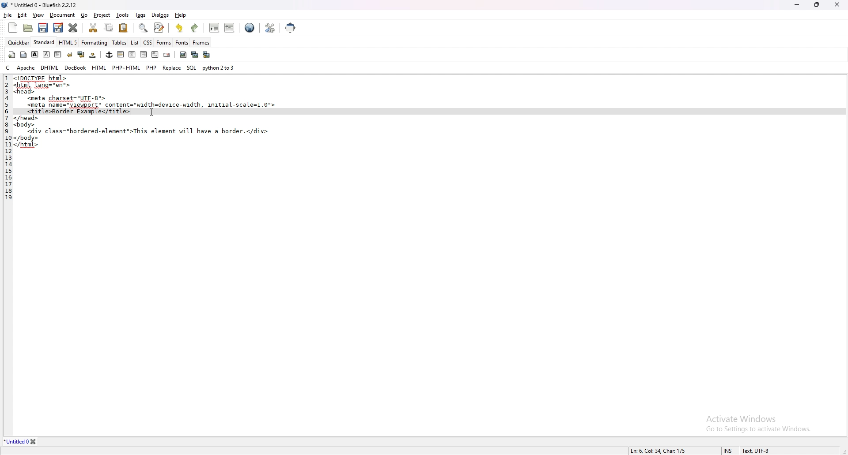 This screenshot has width=848, height=455. I want to click on forms, so click(164, 42).